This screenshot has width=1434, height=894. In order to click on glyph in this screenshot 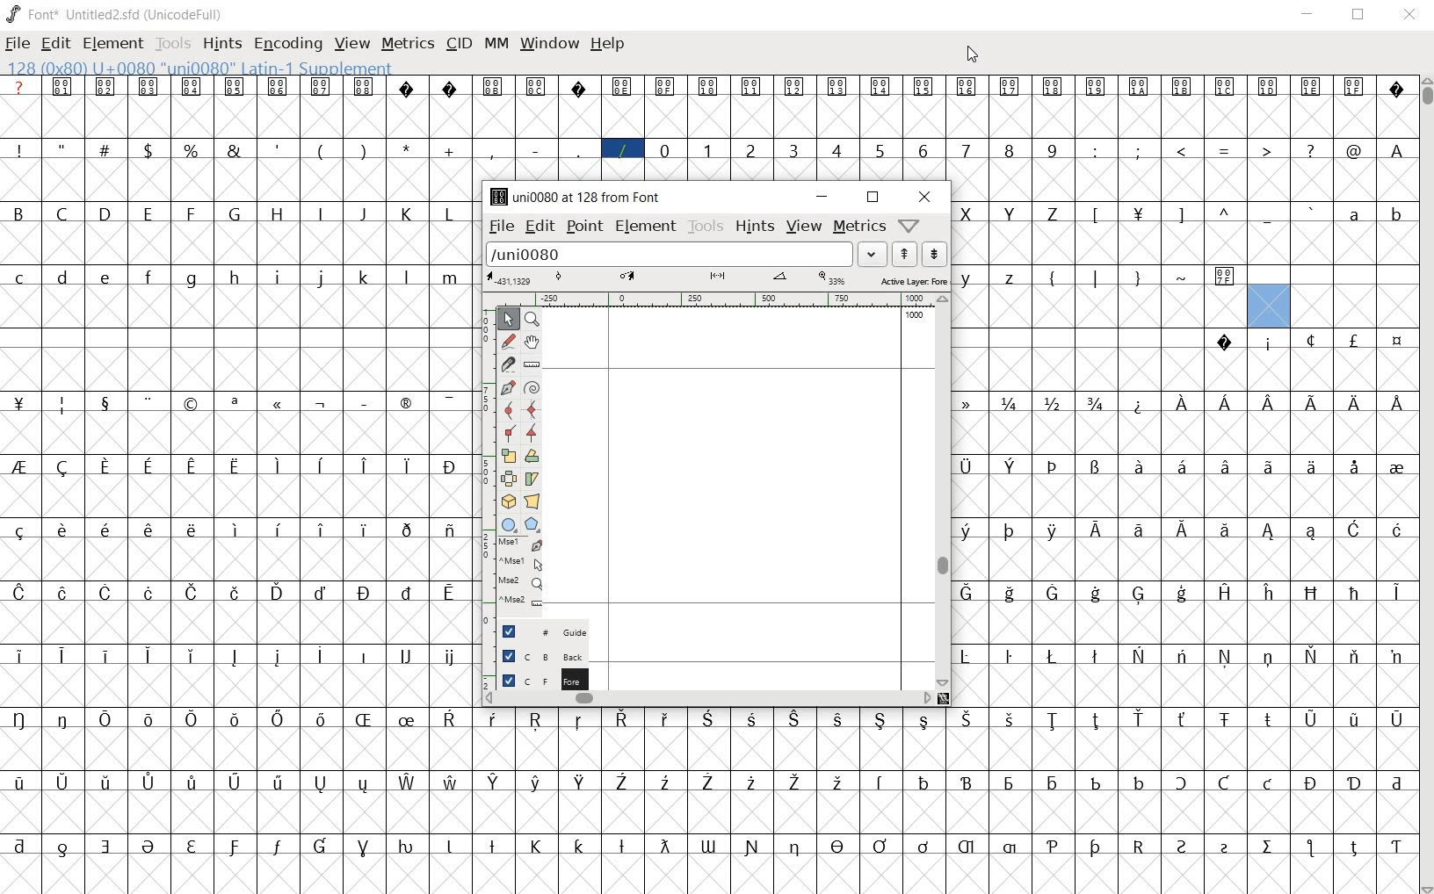, I will do `click(406, 88)`.